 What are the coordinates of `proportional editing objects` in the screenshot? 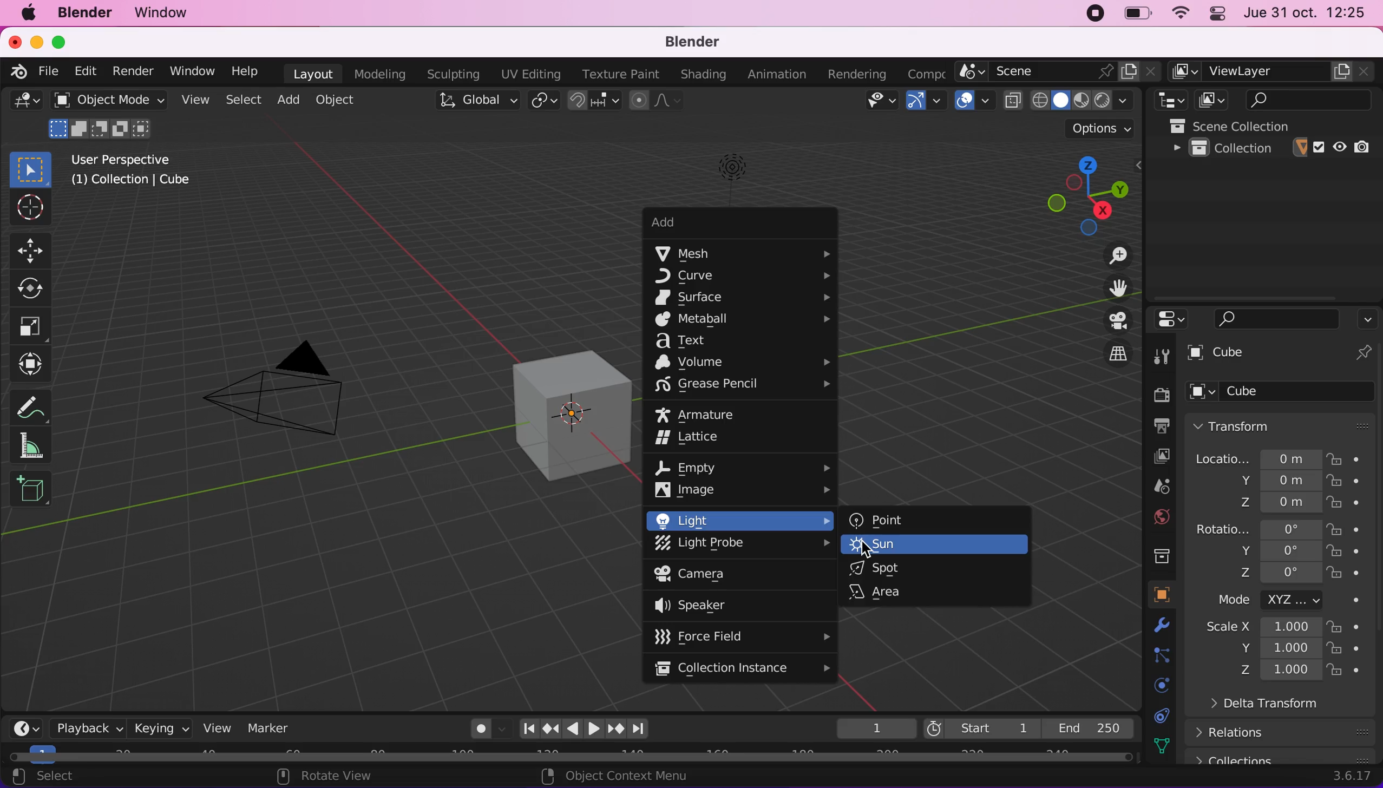 It's located at (655, 100).